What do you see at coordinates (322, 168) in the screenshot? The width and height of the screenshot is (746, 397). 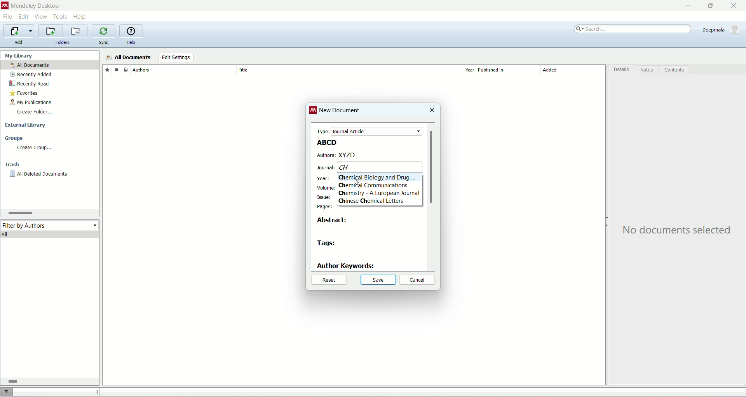 I see `journal` at bounding box center [322, 168].